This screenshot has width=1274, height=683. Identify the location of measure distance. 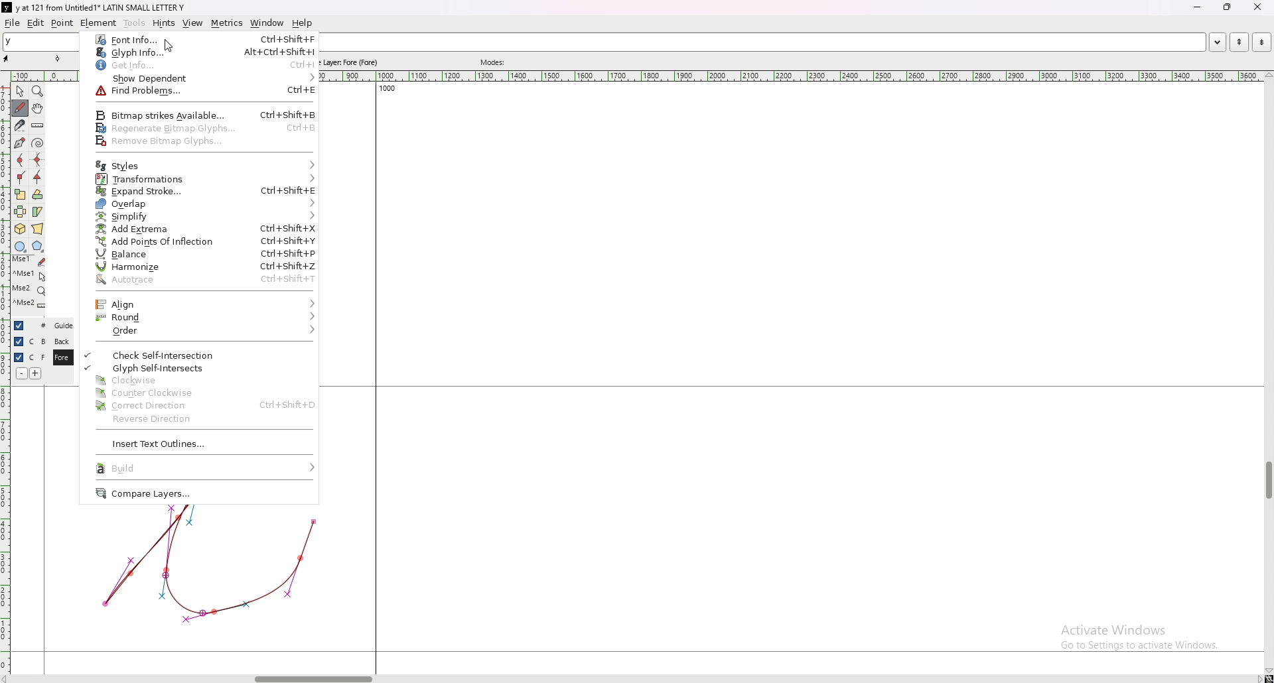
(38, 127).